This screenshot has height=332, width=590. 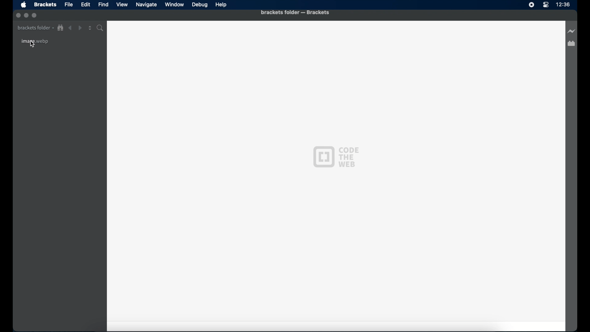 What do you see at coordinates (88, 6) in the screenshot?
I see `Edit` at bounding box center [88, 6].